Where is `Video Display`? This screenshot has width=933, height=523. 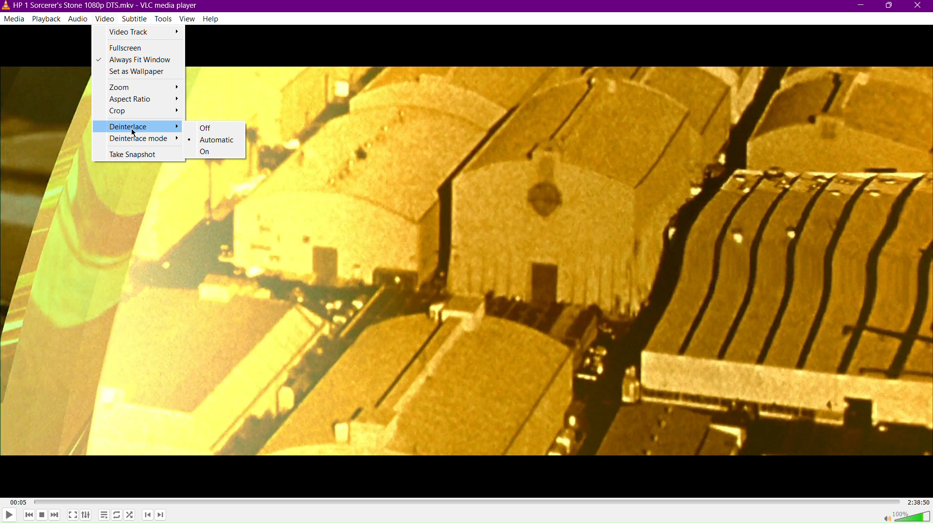 Video Display is located at coordinates (594, 261).